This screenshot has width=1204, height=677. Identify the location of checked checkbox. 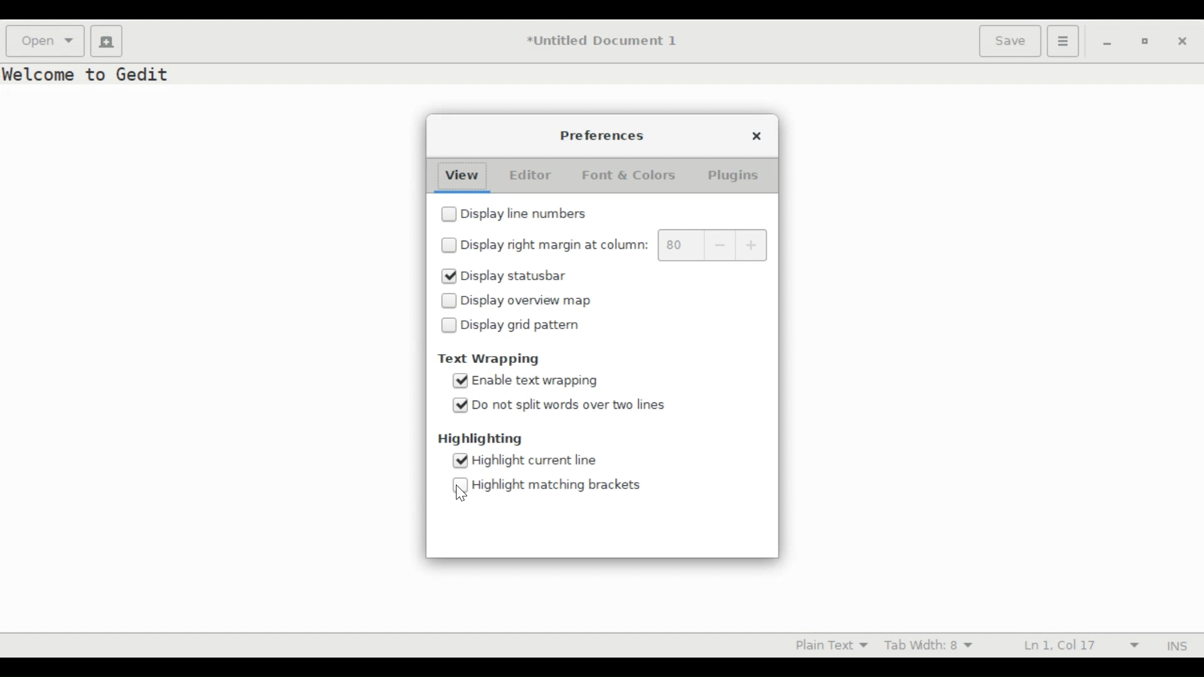
(450, 276).